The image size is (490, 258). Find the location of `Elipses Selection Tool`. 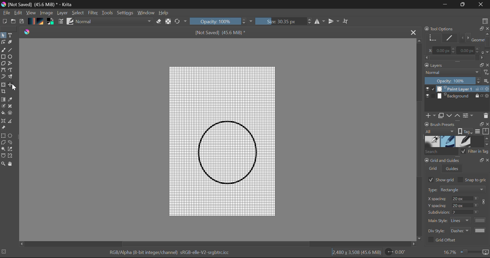

Elipses Selection Tool is located at coordinates (11, 135).